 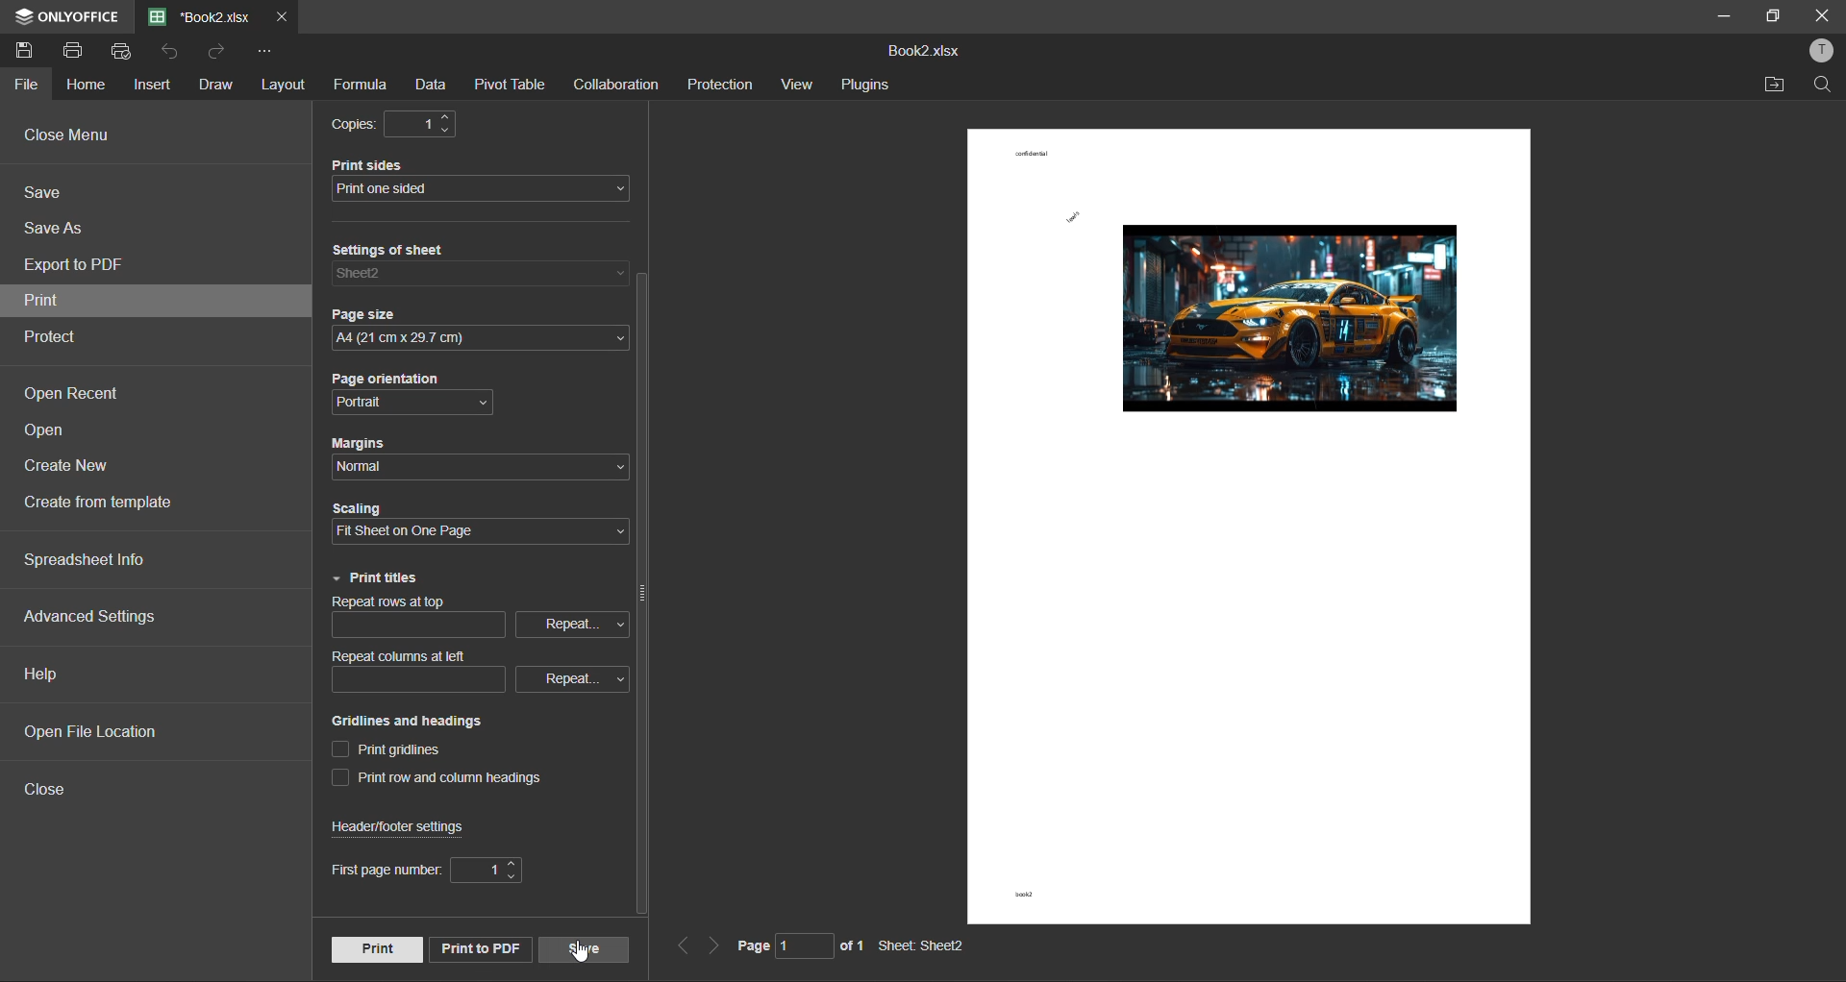 What do you see at coordinates (388, 751) in the screenshot?
I see `print gridlines` at bounding box center [388, 751].